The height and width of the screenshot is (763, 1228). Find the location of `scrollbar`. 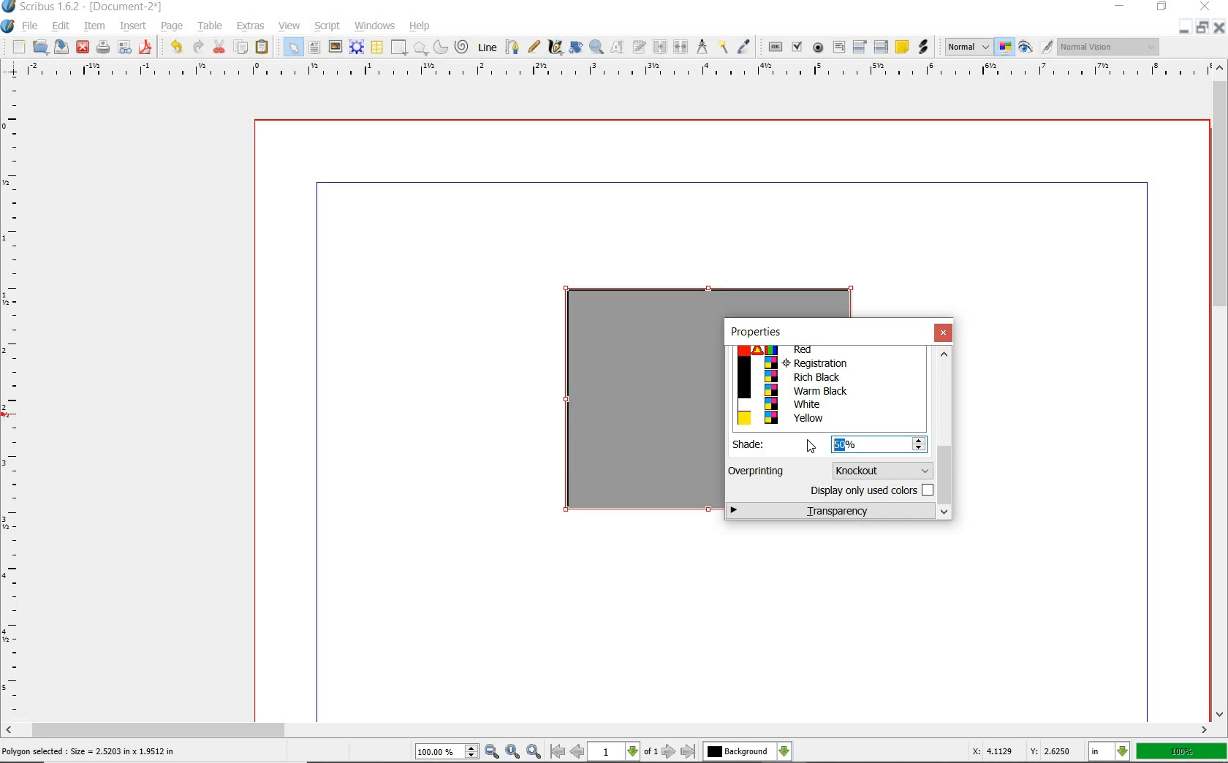

scrollbar is located at coordinates (945, 434).